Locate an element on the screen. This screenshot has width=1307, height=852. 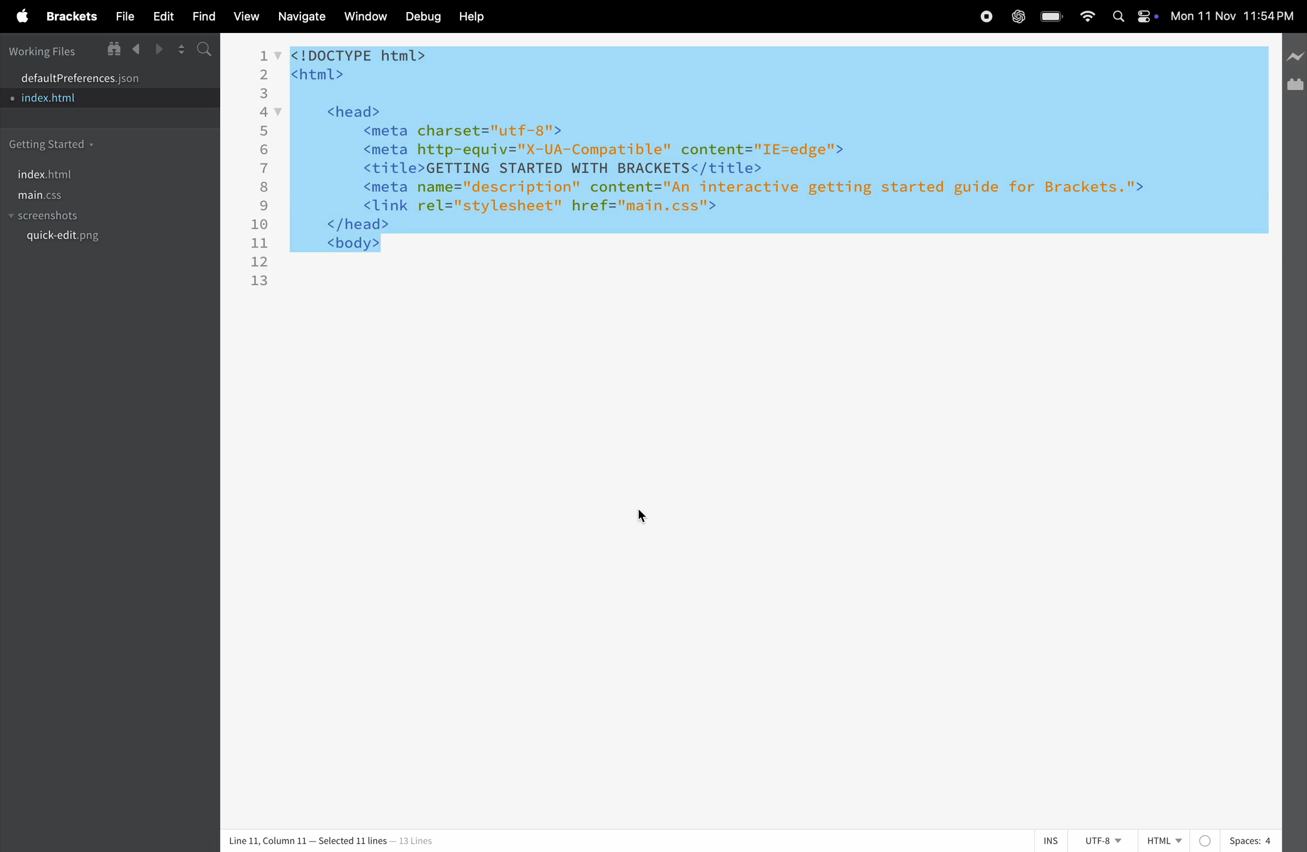
6 is located at coordinates (265, 150).